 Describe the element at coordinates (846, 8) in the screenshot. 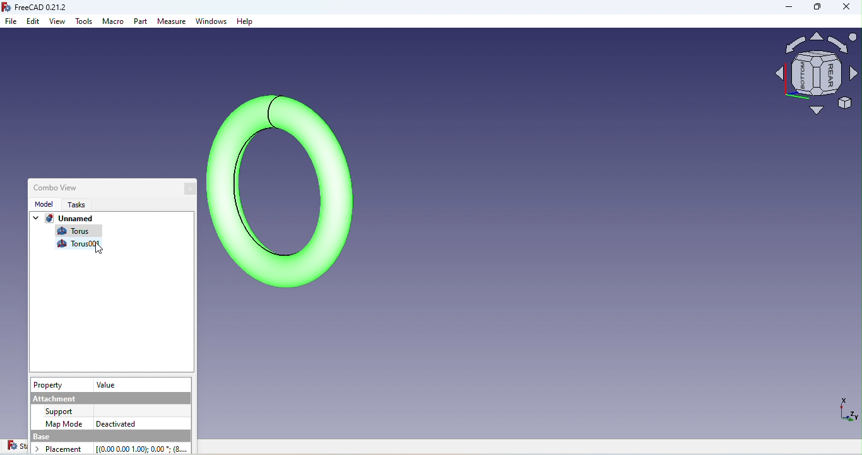

I see `Close` at that location.